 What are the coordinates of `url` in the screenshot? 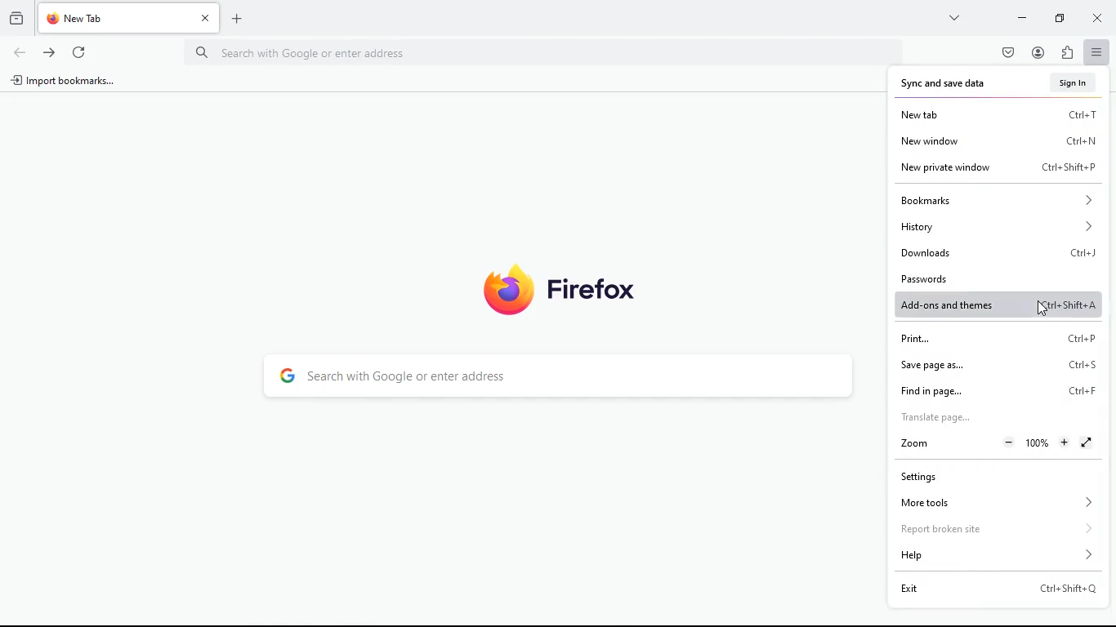 It's located at (325, 52).